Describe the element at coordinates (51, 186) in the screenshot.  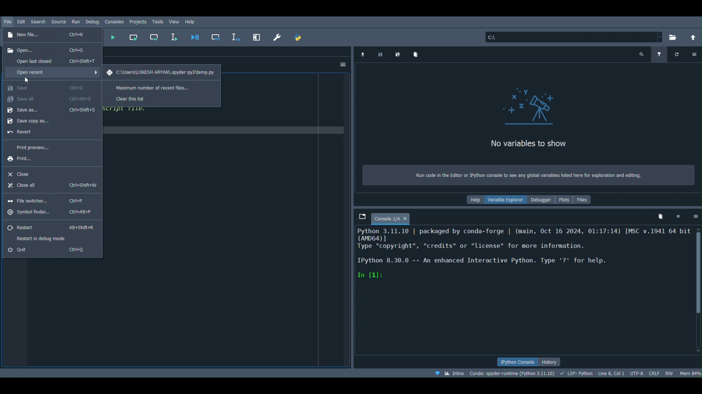
I see `Close all` at that location.